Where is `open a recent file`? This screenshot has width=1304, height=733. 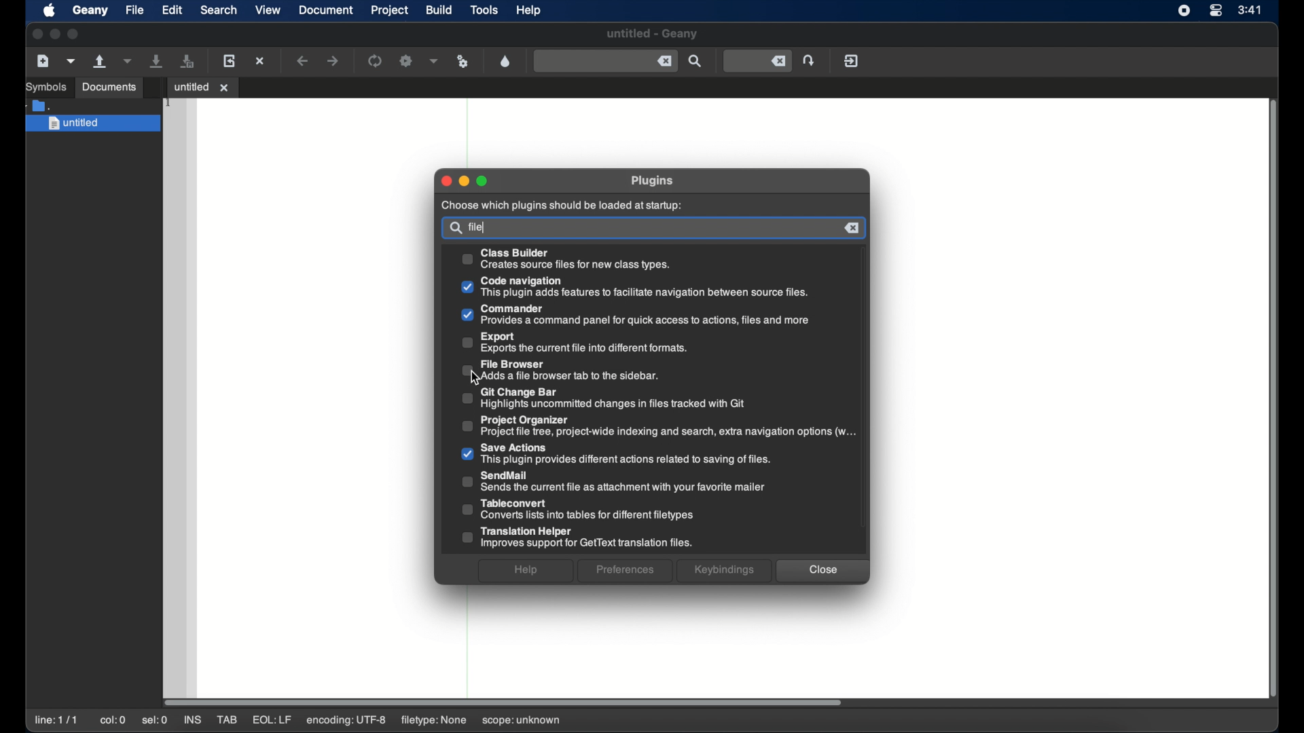 open a recent file is located at coordinates (129, 62).